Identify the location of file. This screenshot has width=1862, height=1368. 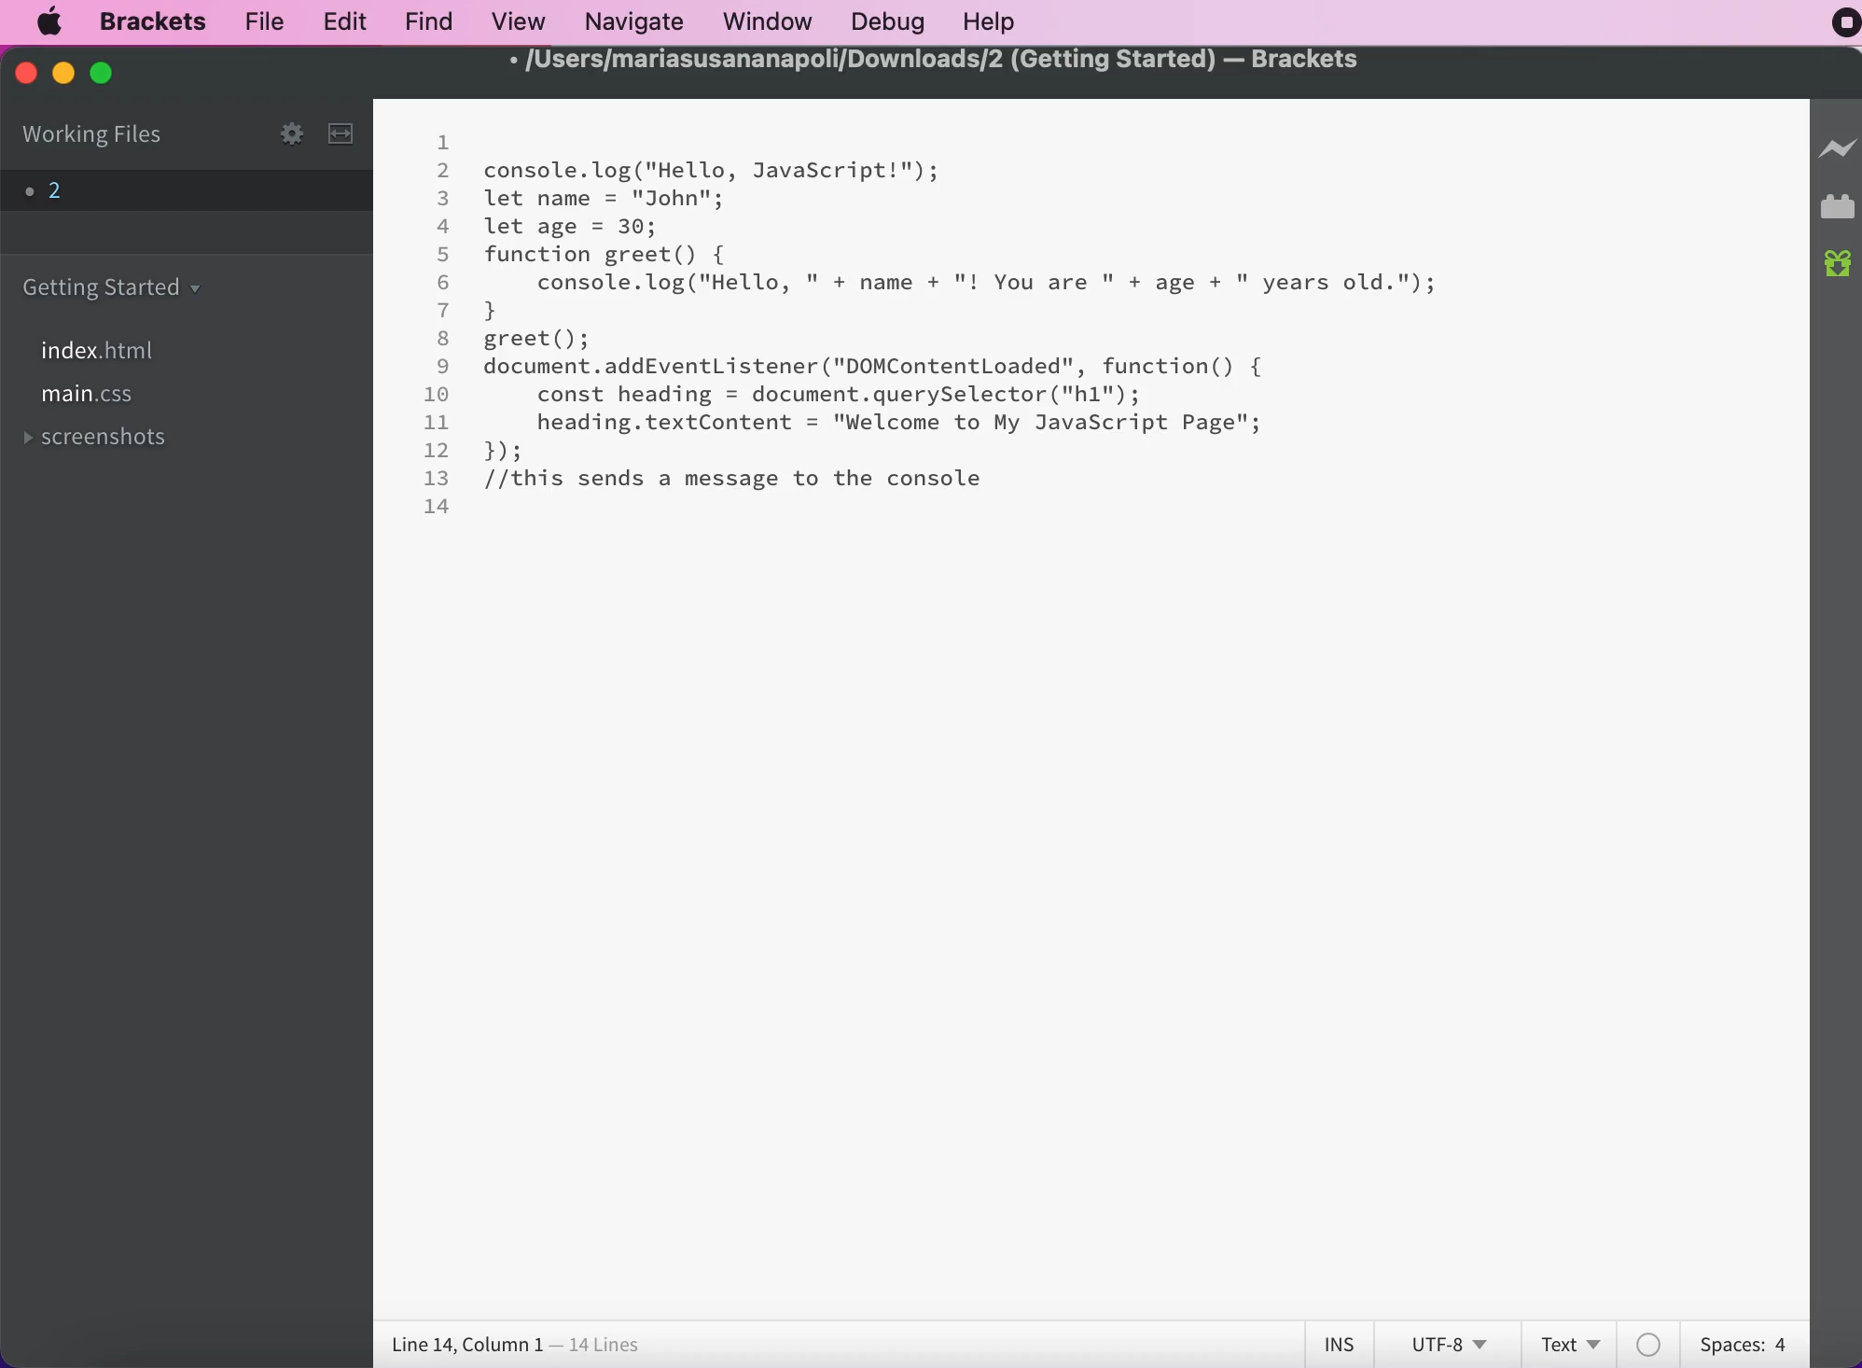
(259, 24).